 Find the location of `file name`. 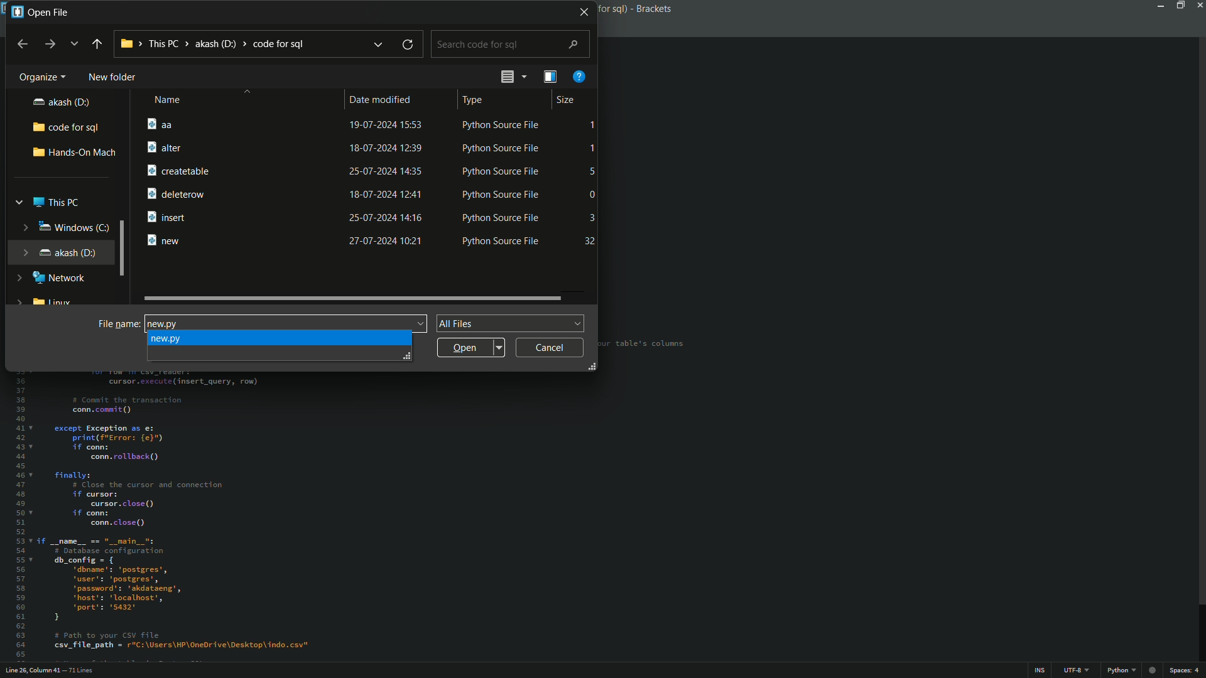

file name is located at coordinates (117, 324).